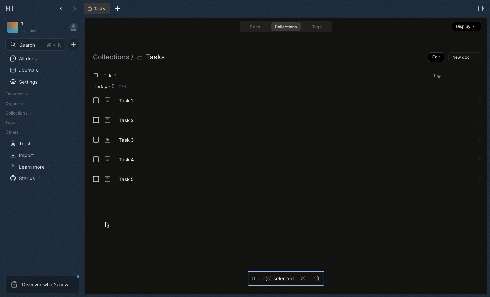 This screenshot has height=297, width=490. I want to click on Back, so click(62, 8).